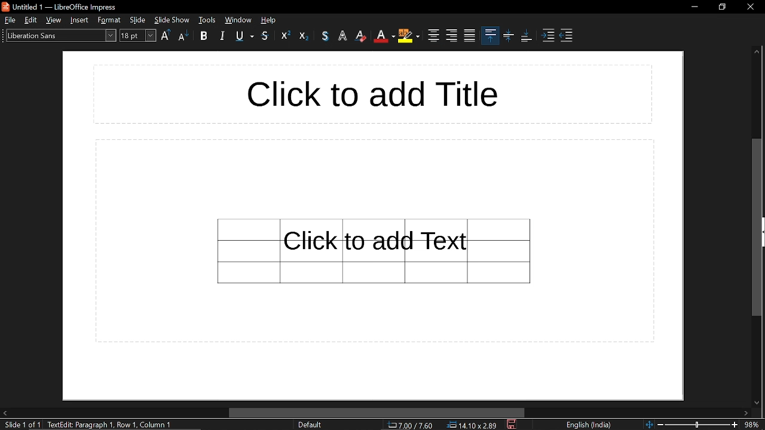 This screenshot has width=765, height=430. What do you see at coordinates (526, 36) in the screenshot?
I see `align bottom` at bounding box center [526, 36].